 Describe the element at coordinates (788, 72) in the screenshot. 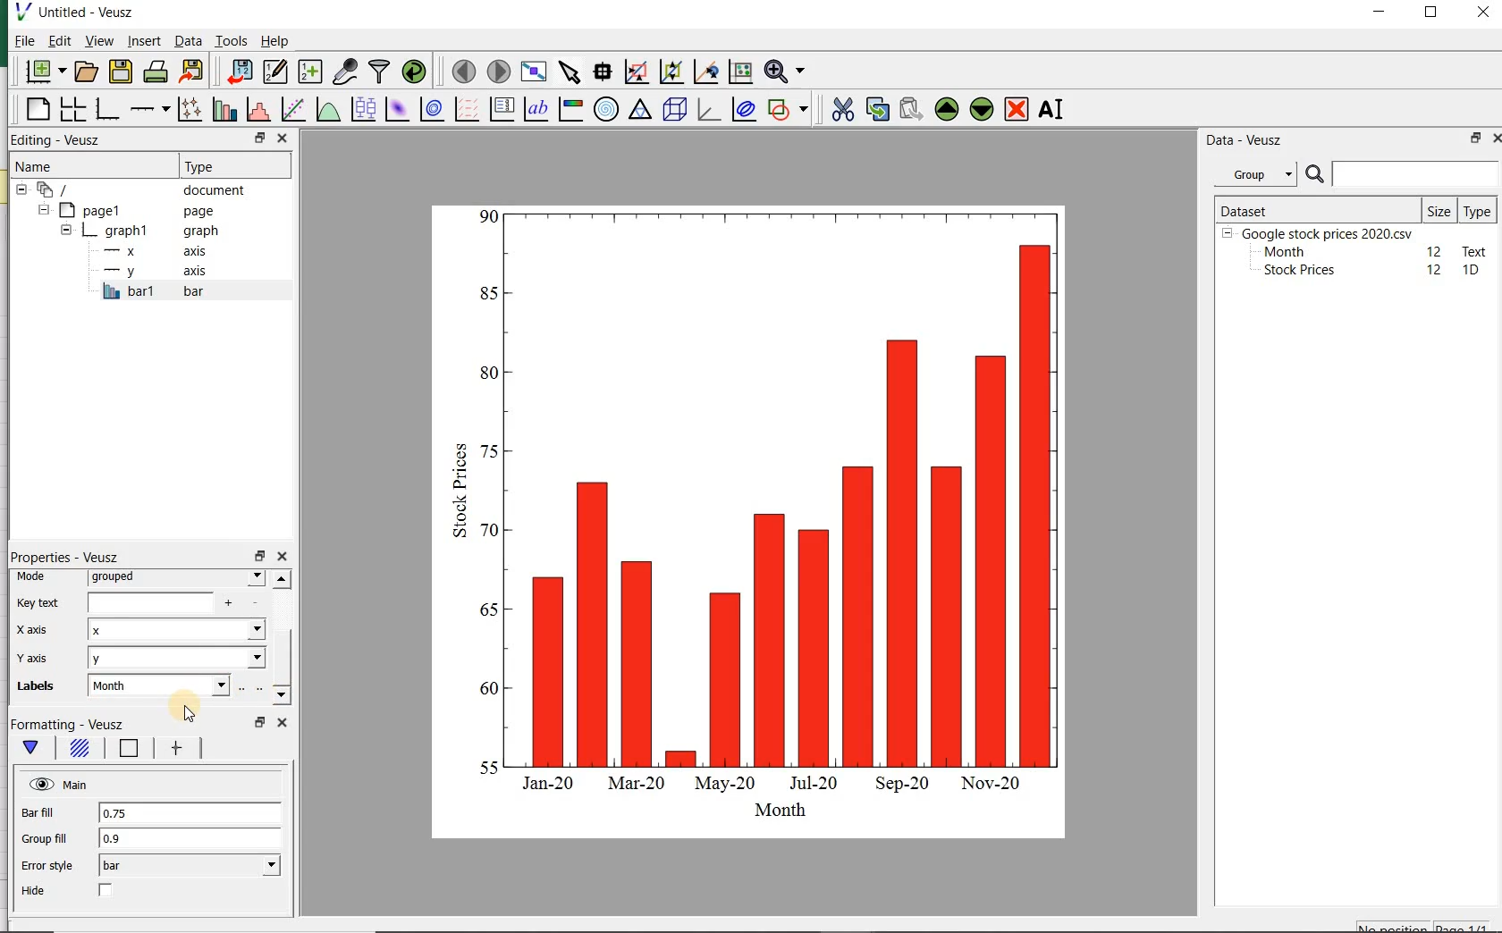

I see `zoom function menus` at that location.